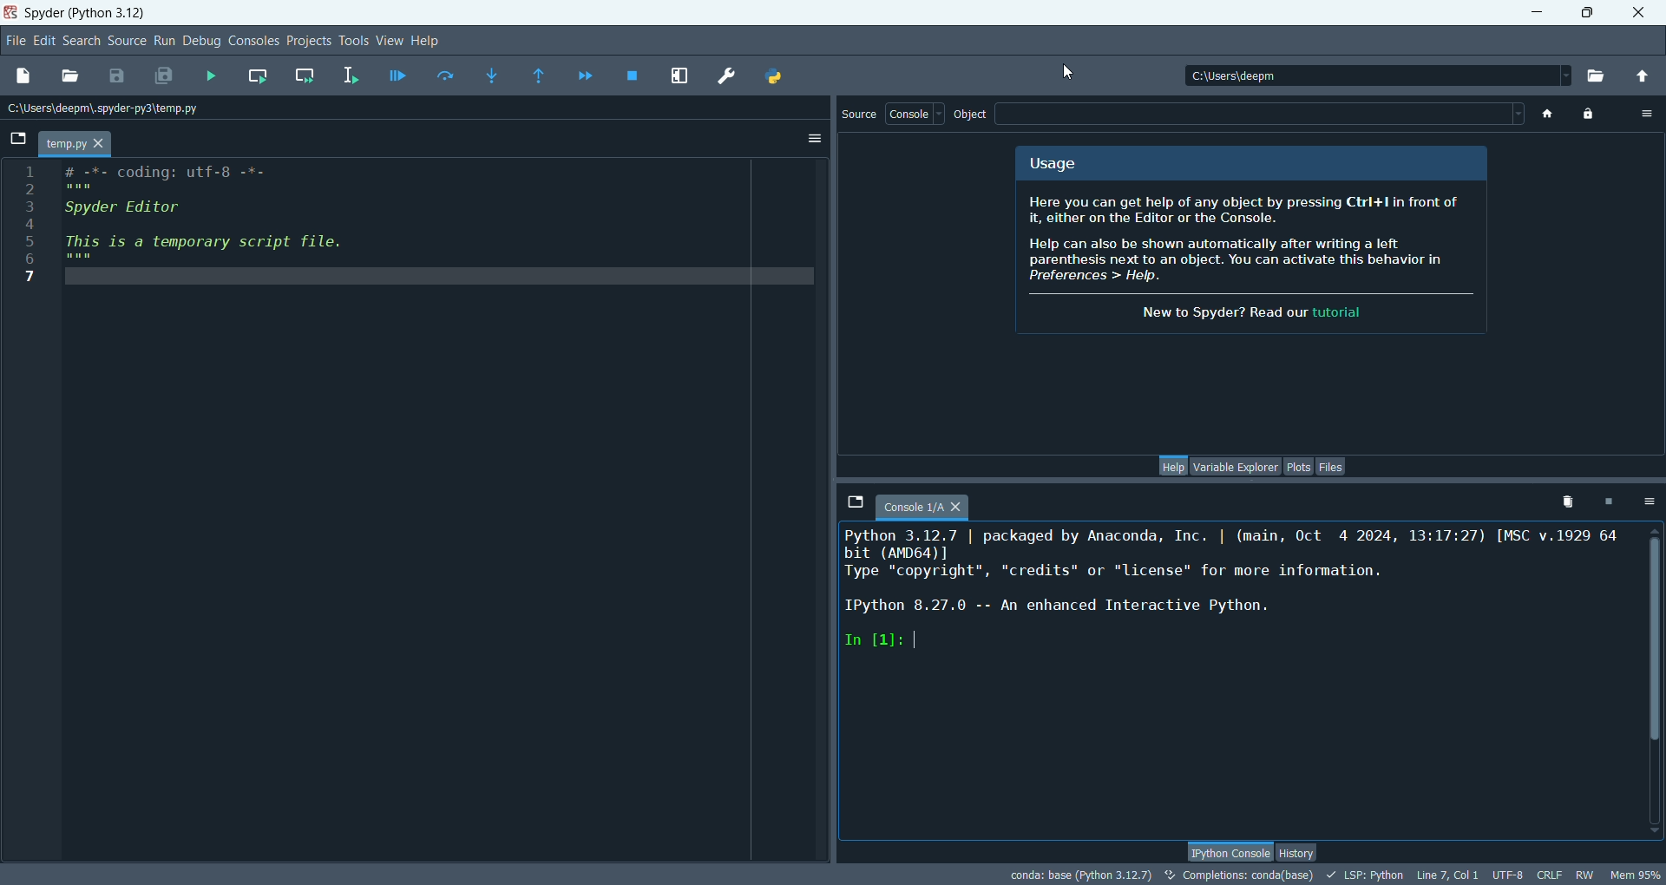 The image size is (1666, 885). What do you see at coordinates (1175, 465) in the screenshot?
I see `help` at bounding box center [1175, 465].